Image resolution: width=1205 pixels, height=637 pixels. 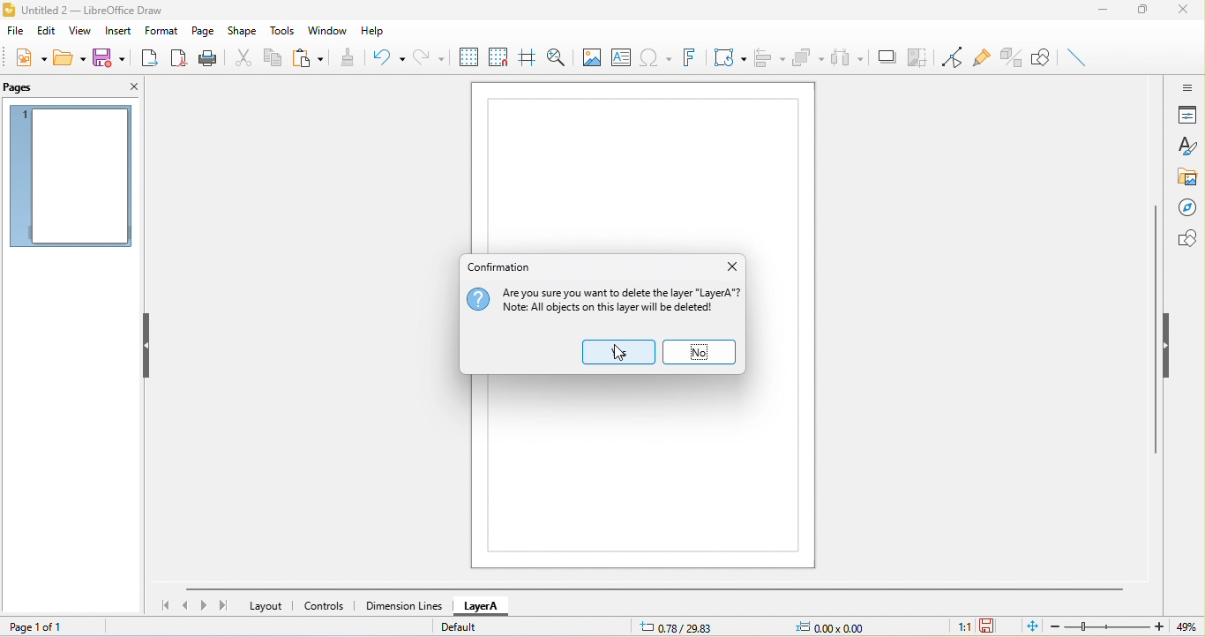 I want to click on fit to the current page, so click(x=1025, y=626).